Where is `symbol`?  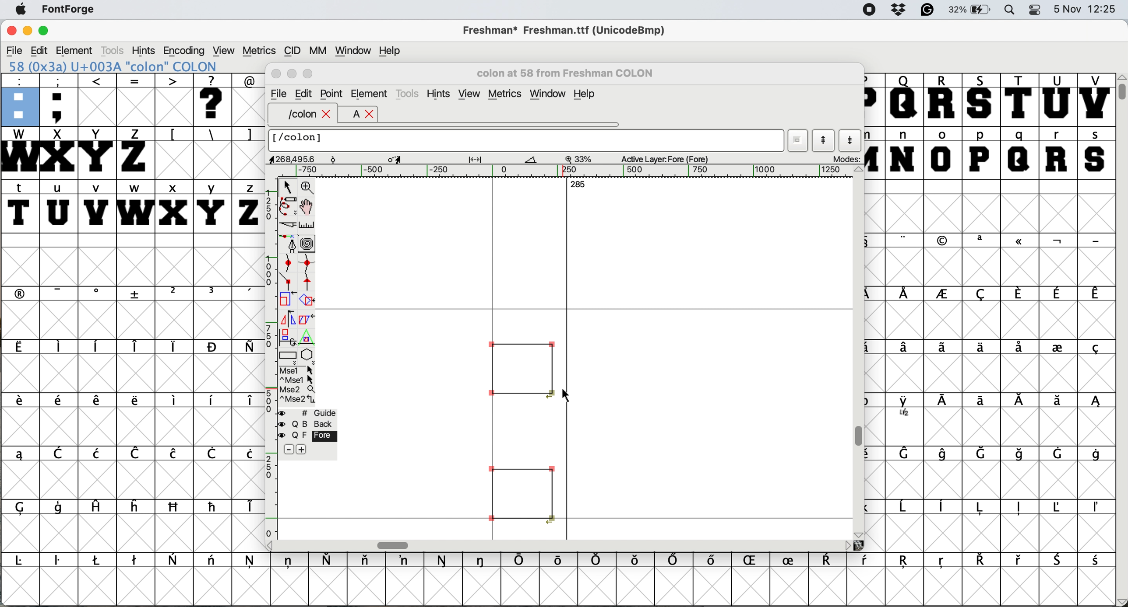
symbol is located at coordinates (1095, 349).